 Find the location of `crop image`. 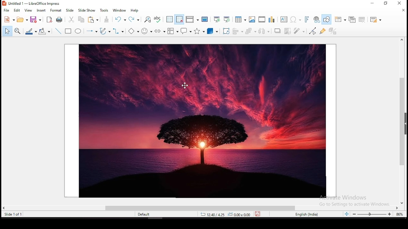

crop image is located at coordinates (288, 31).